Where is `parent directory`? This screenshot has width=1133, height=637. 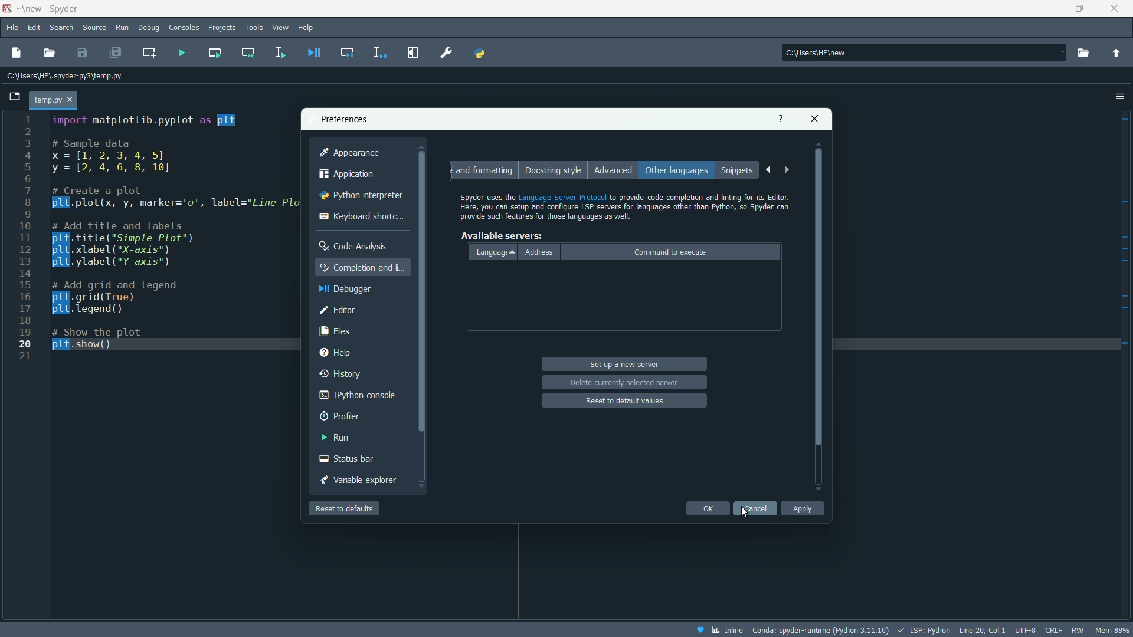
parent directory is located at coordinates (1116, 52).